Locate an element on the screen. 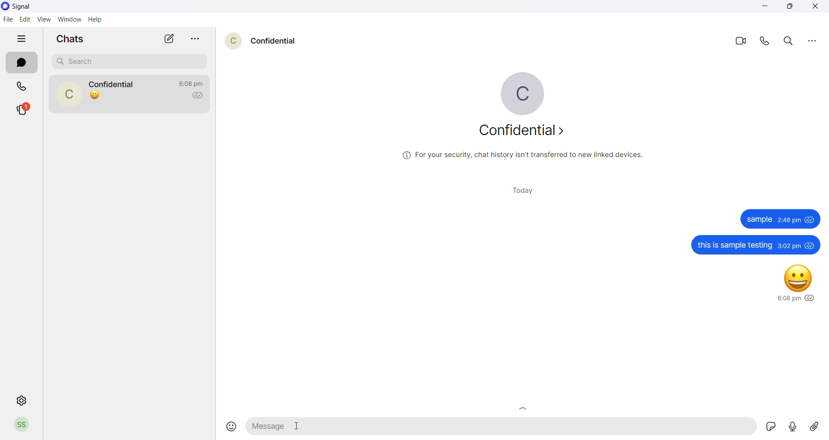  button is located at coordinates (522, 406).